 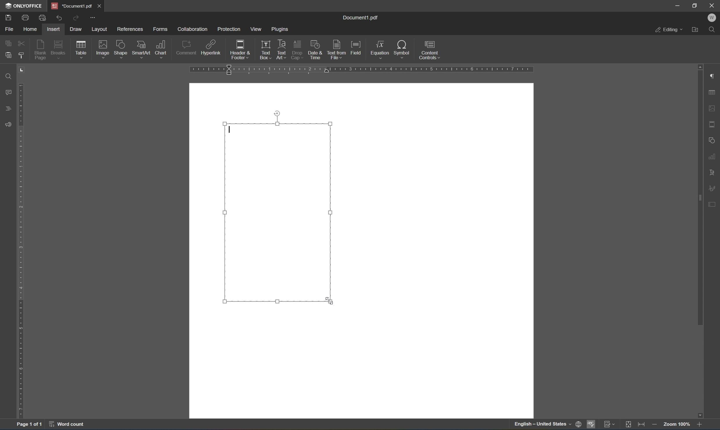 I want to click on set document language, so click(x=579, y=424).